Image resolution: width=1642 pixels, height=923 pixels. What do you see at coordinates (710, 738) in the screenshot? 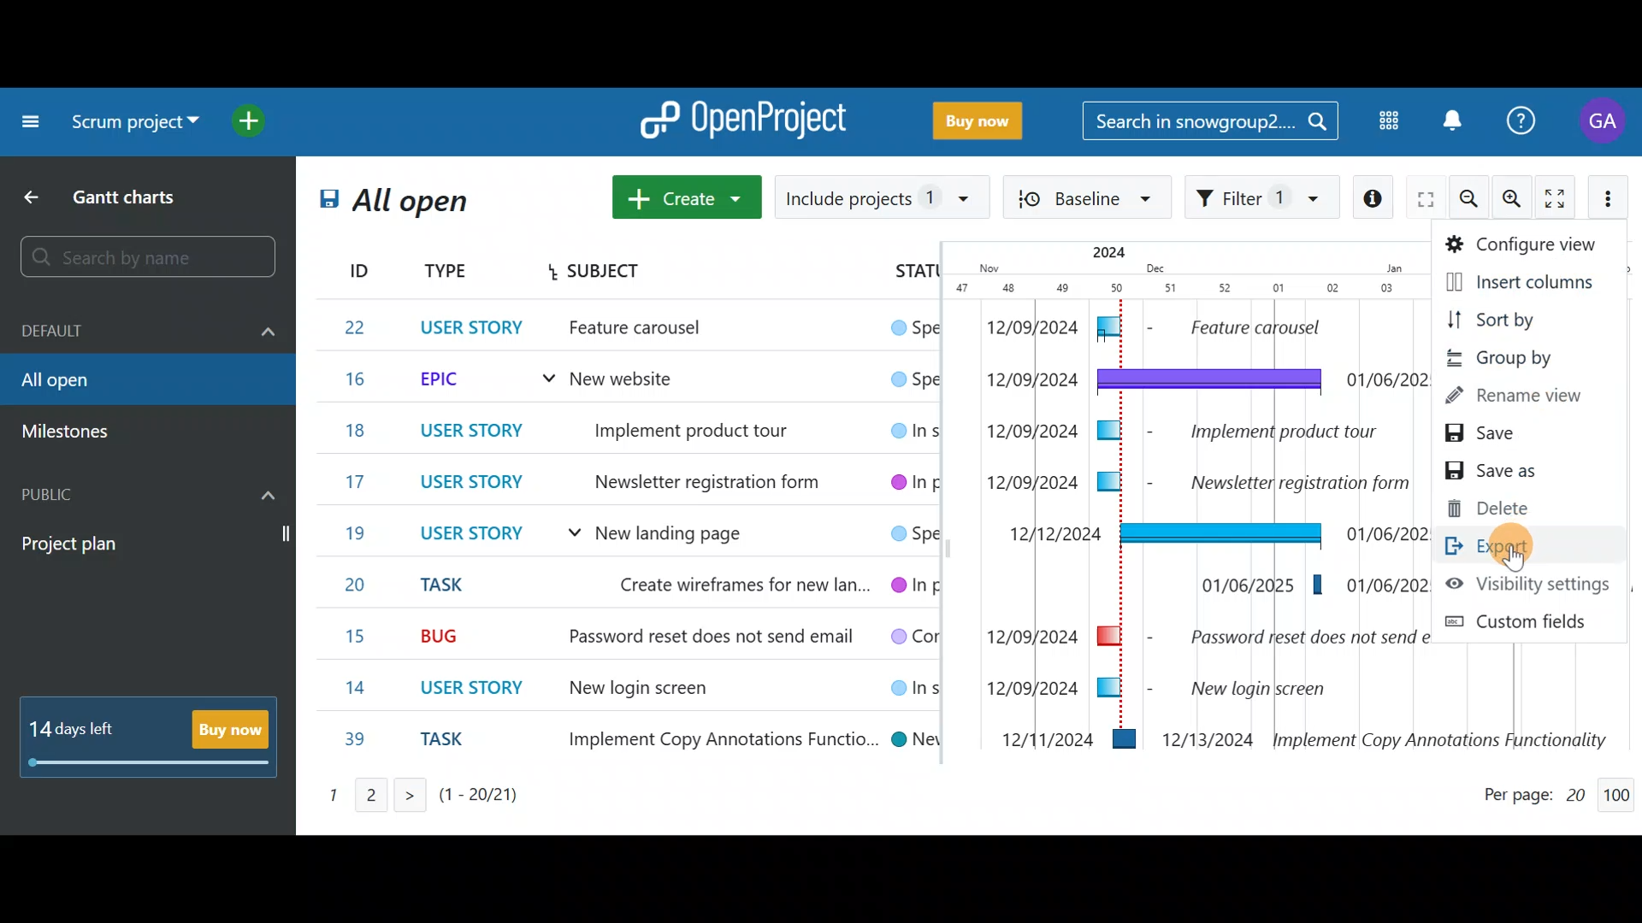
I see `Implement Copy Annotations Functionality` at bounding box center [710, 738].